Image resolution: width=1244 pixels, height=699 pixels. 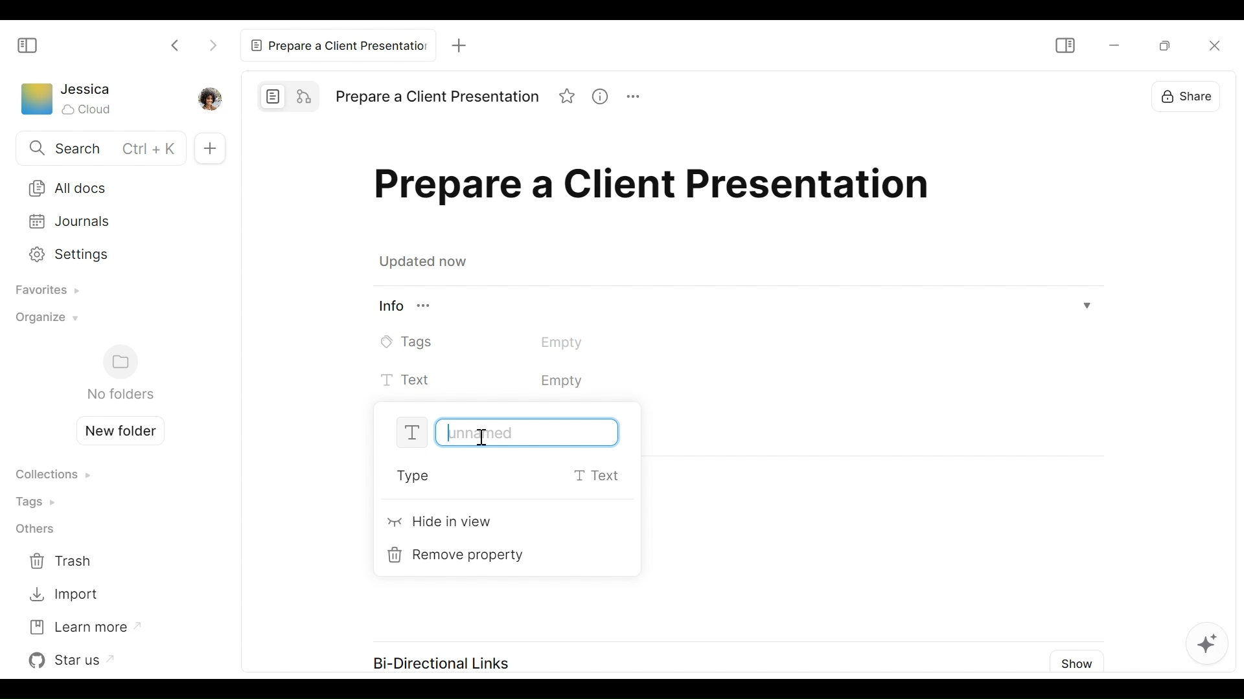 I want to click on Settings, so click(x=106, y=225).